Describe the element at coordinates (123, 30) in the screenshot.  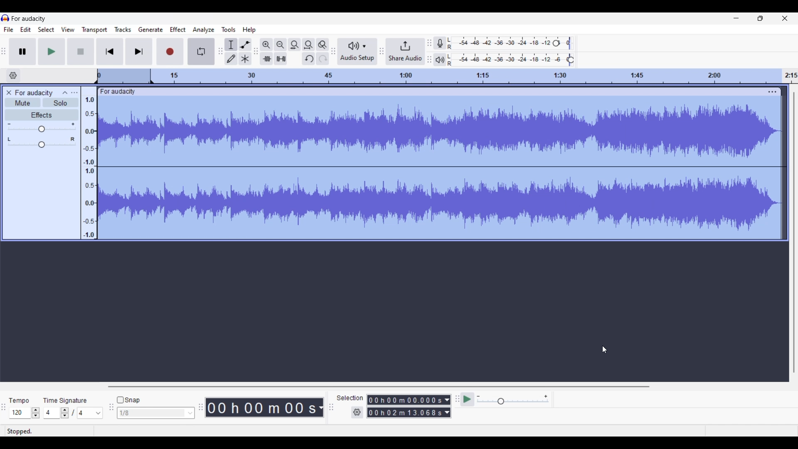
I see `Tracks menu` at that location.